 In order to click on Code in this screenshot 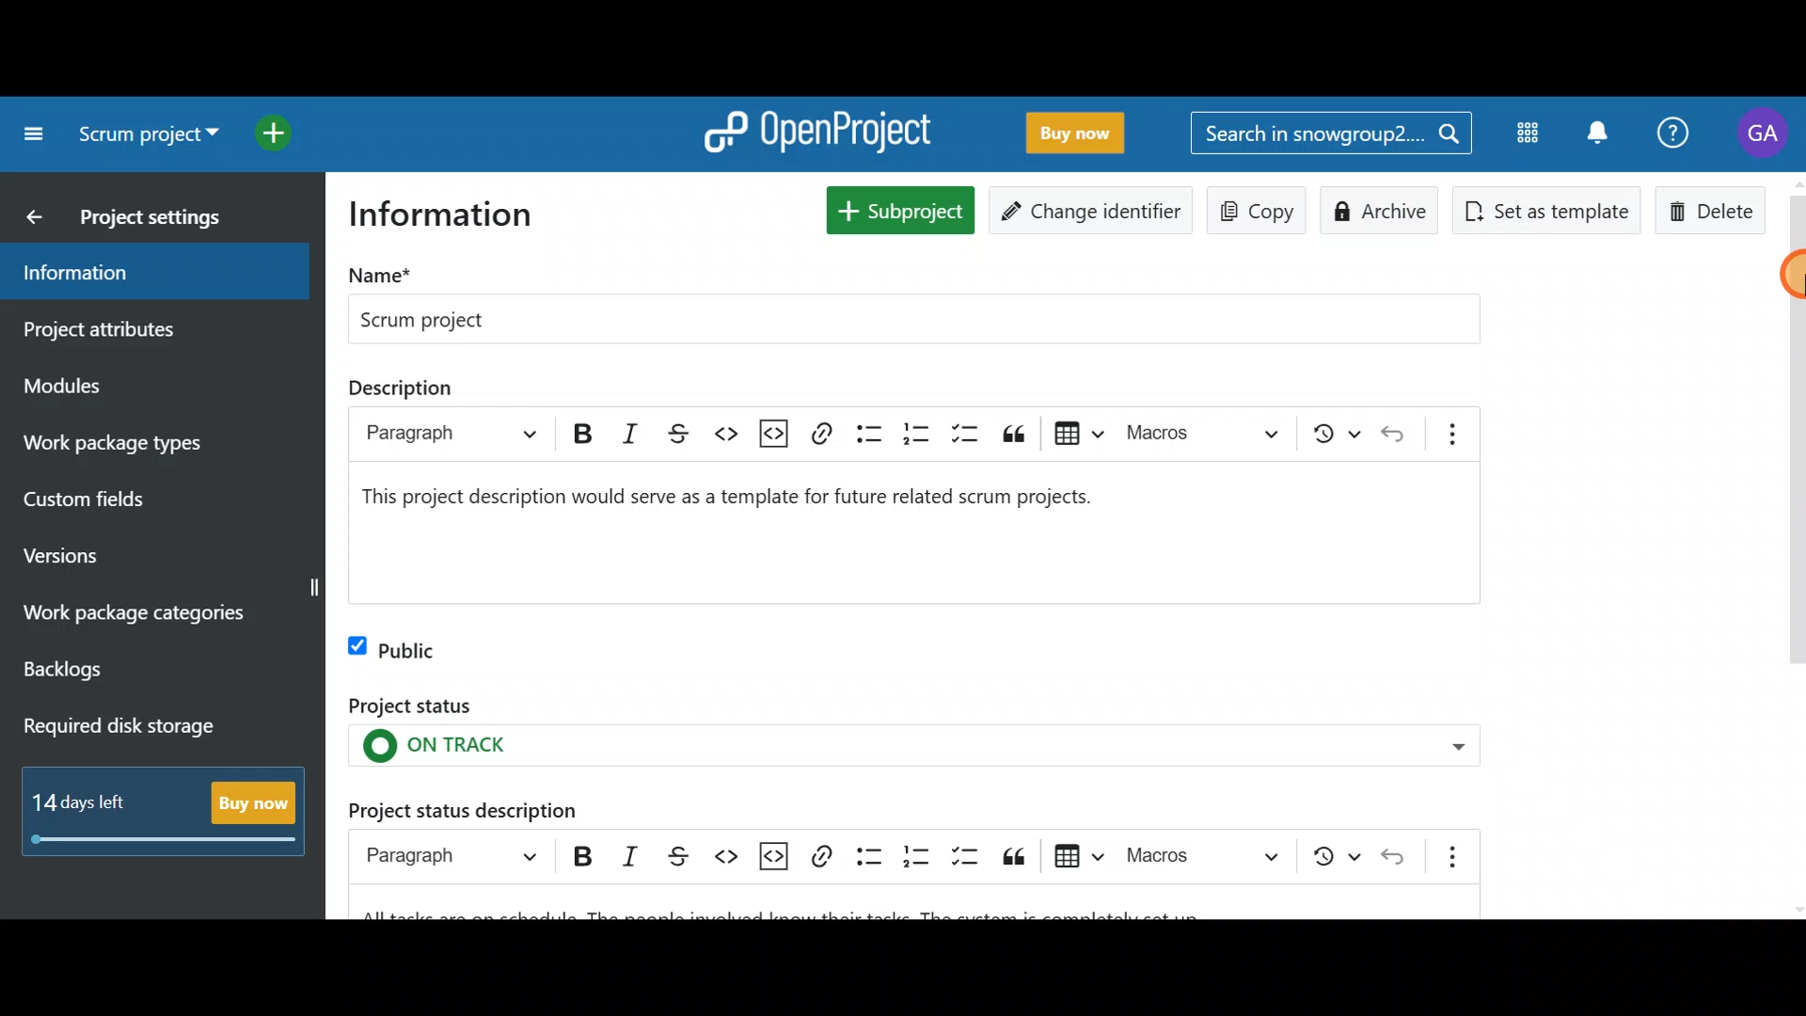, I will do `click(728, 855)`.